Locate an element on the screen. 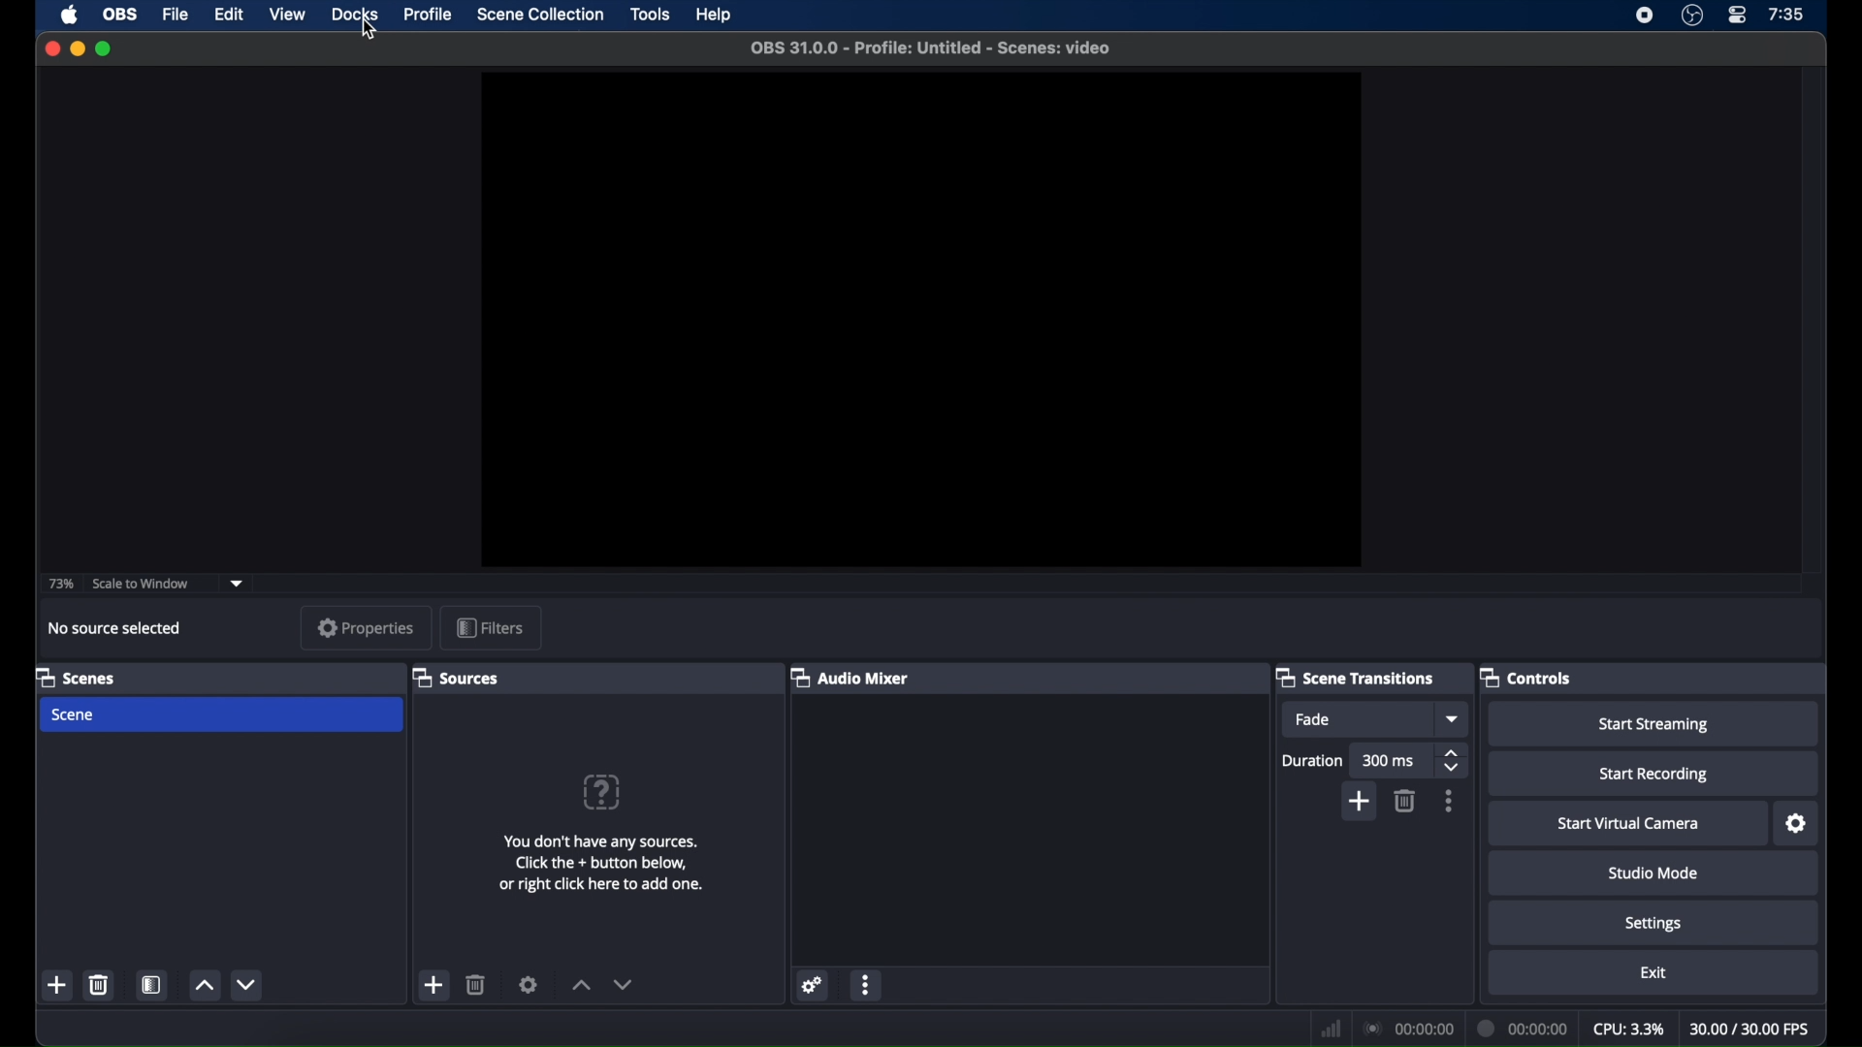  obs is located at coordinates (120, 16).